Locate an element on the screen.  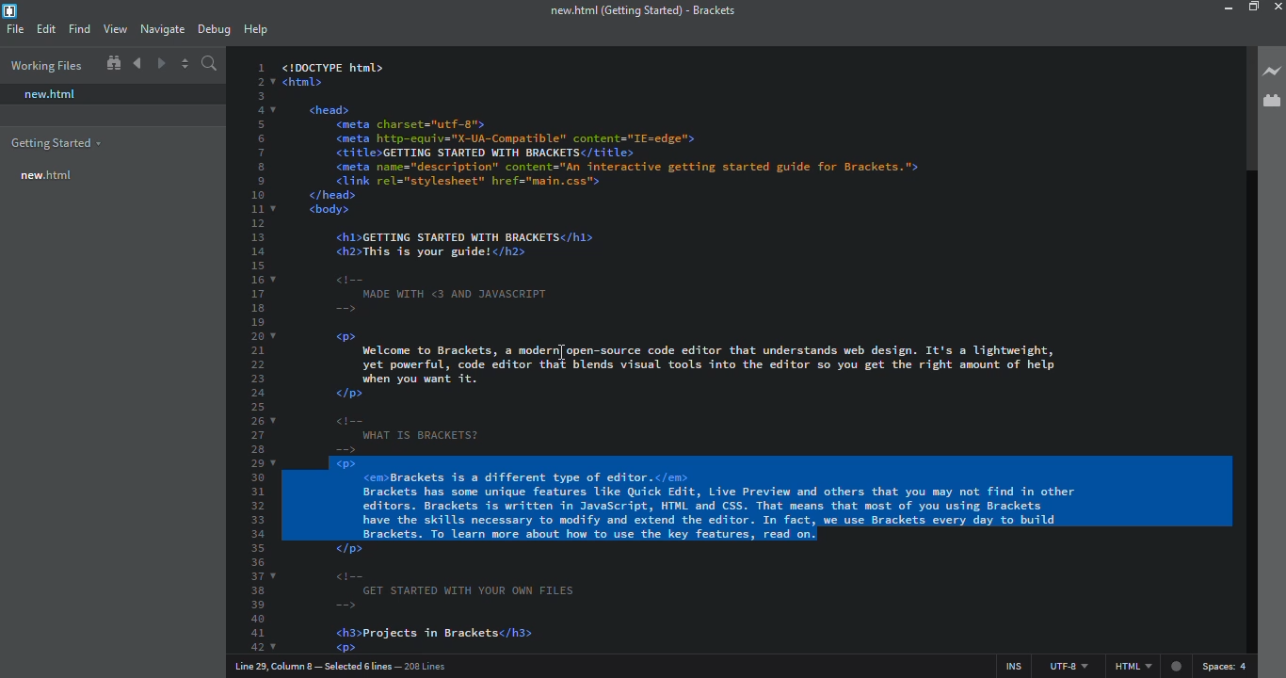
new is located at coordinates (54, 94).